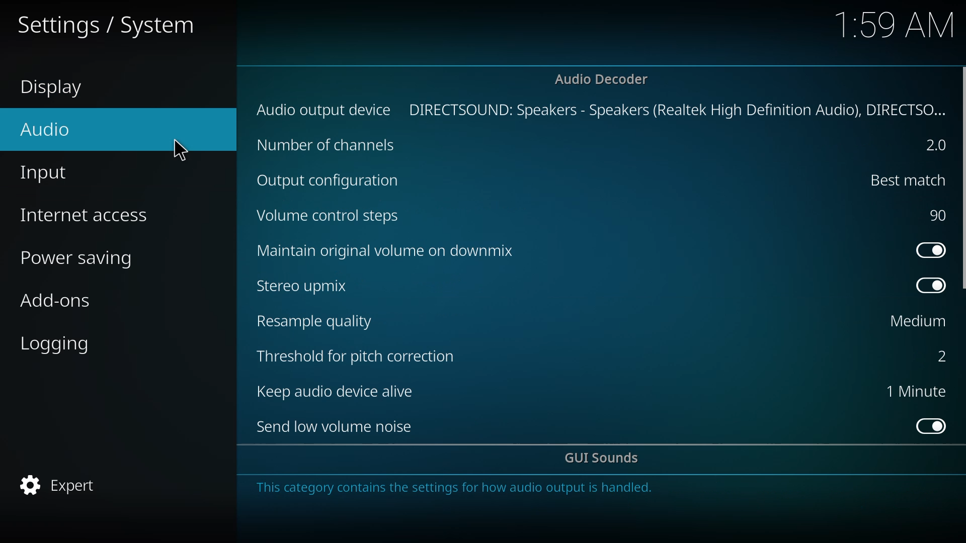 The height and width of the screenshot is (543, 966). What do you see at coordinates (308, 285) in the screenshot?
I see `stereo upmix` at bounding box center [308, 285].